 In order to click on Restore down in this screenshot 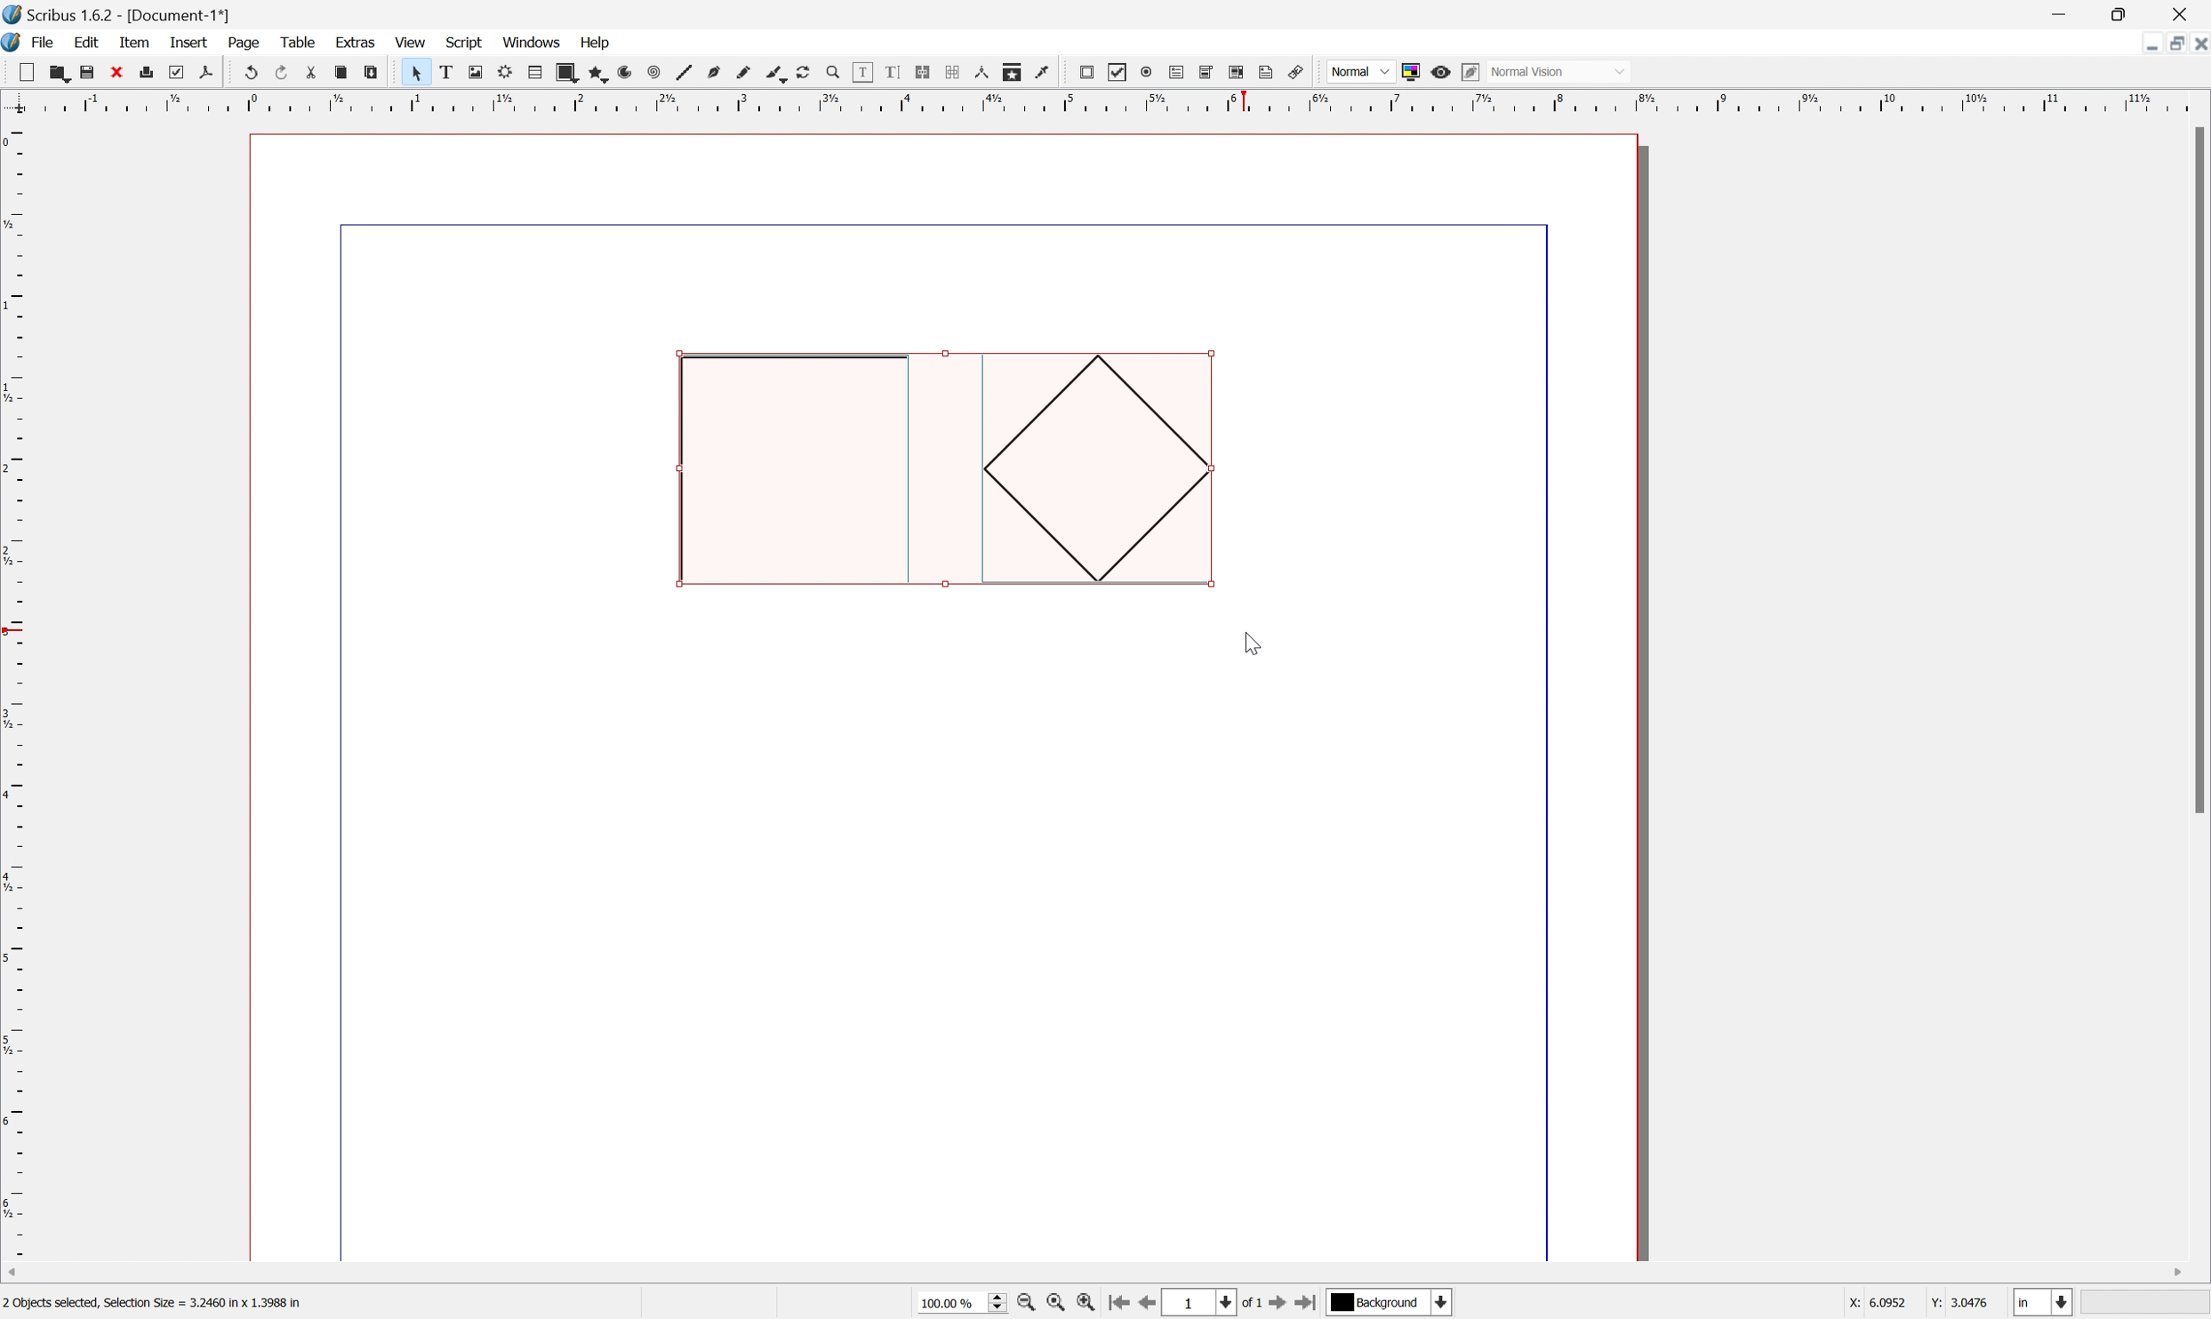, I will do `click(2174, 44)`.